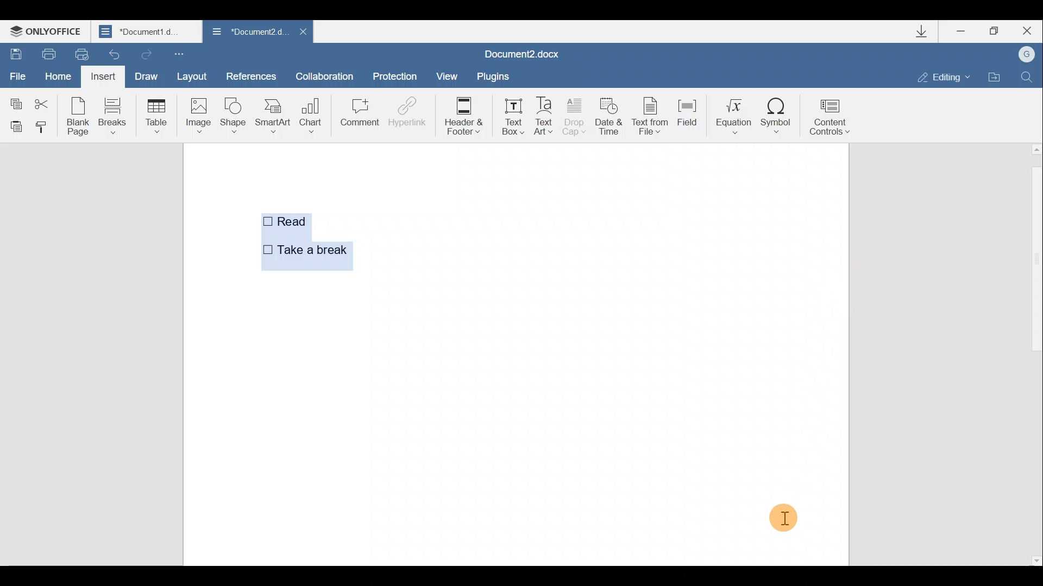 The image size is (1043, 586). I want to click on G, so click(1028, 54).